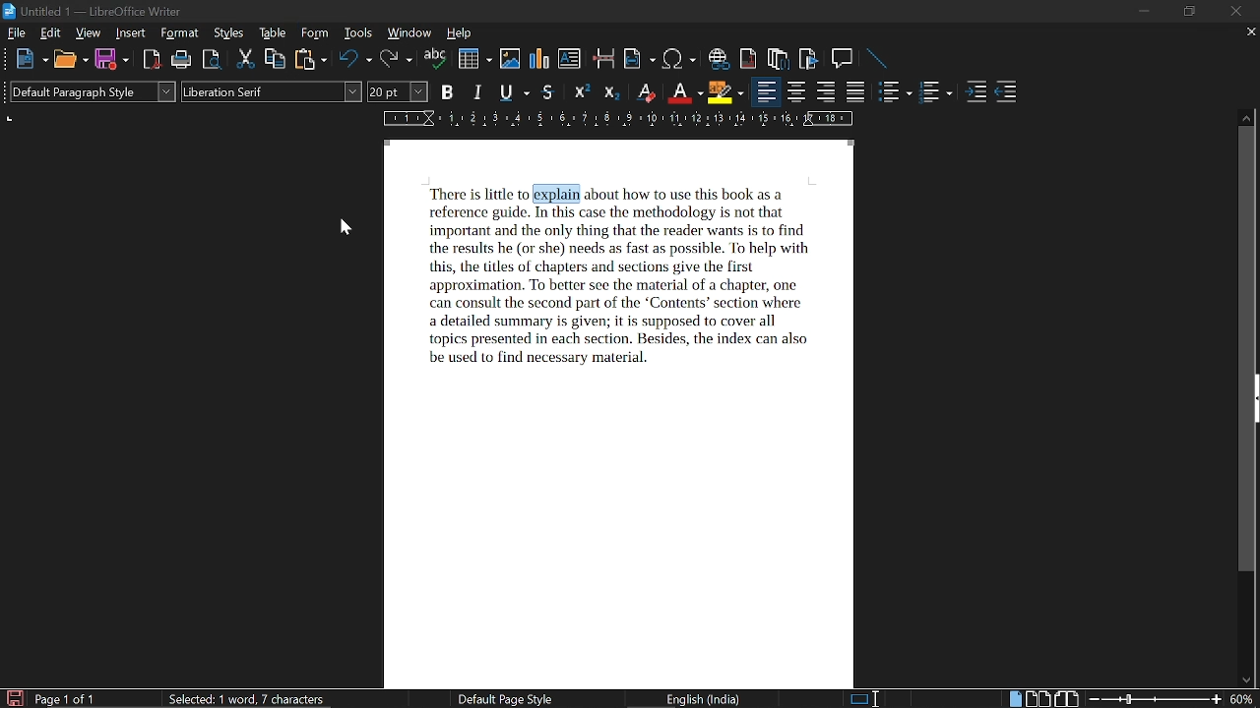  I want to click on redo, so click(396, 60).